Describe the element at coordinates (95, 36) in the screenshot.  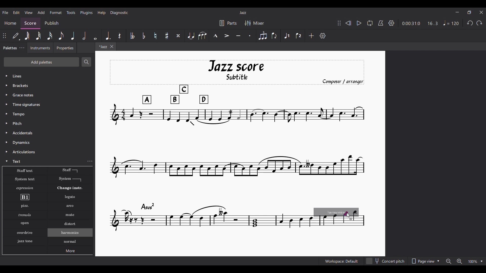
I see `Whole note` at that location.